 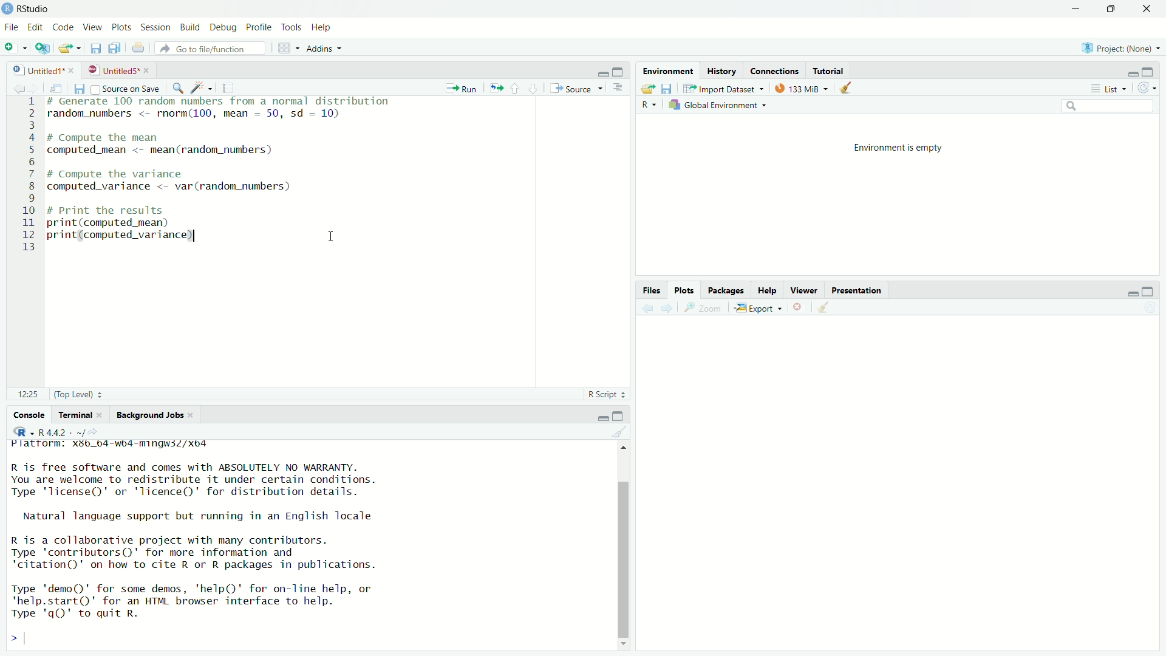 What do you see at coordinates (71, 48) in the screenshot?
I see `open an existing file` at bounding box center [71, 48].